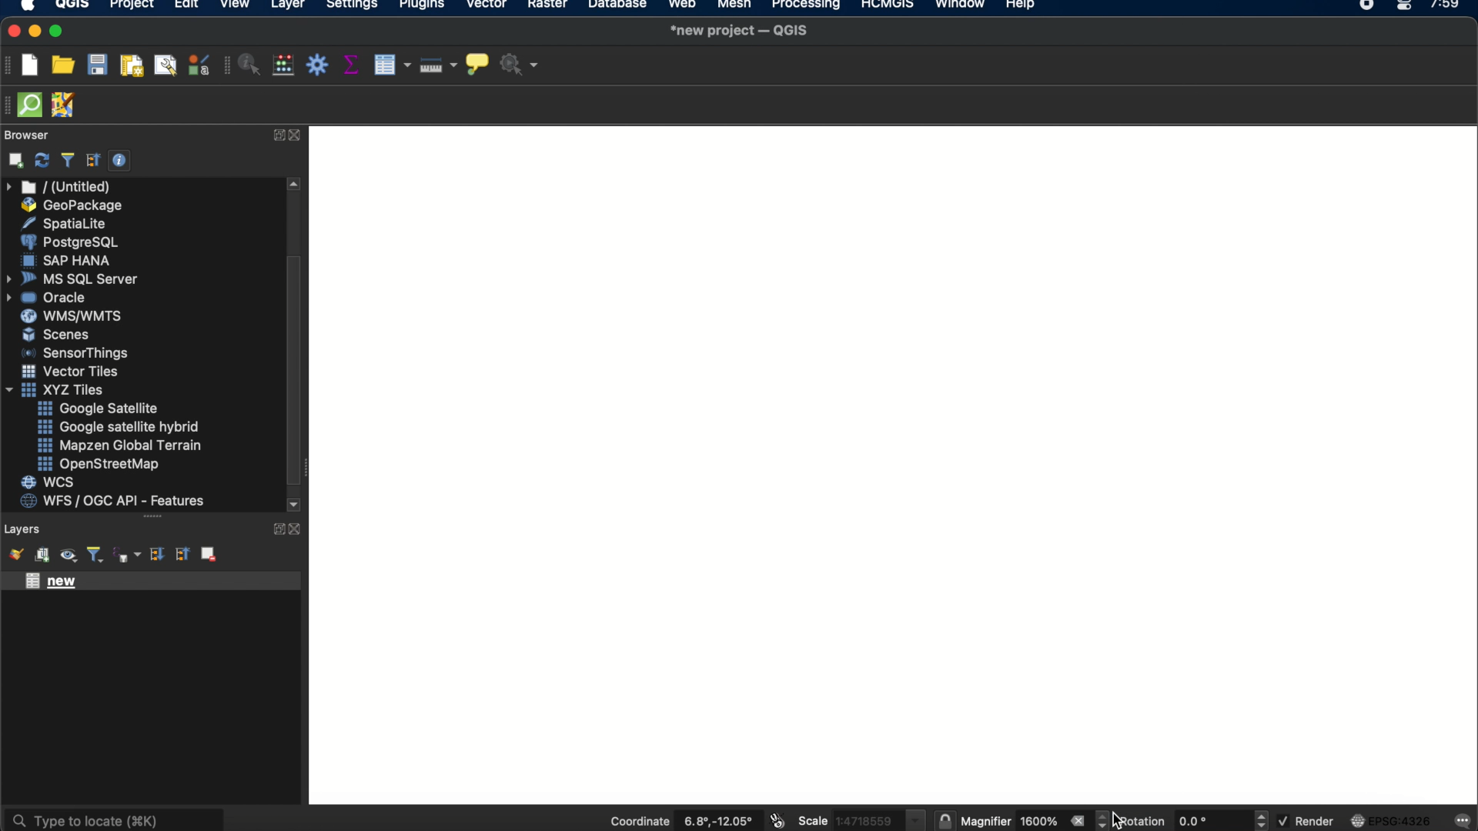 Image resolution: width=1478 pixels, height=831 pixels. What do you see at coordinates (1183, 819) in the screenshot?
I see `Rotation` at bounding box center [1183, 819].